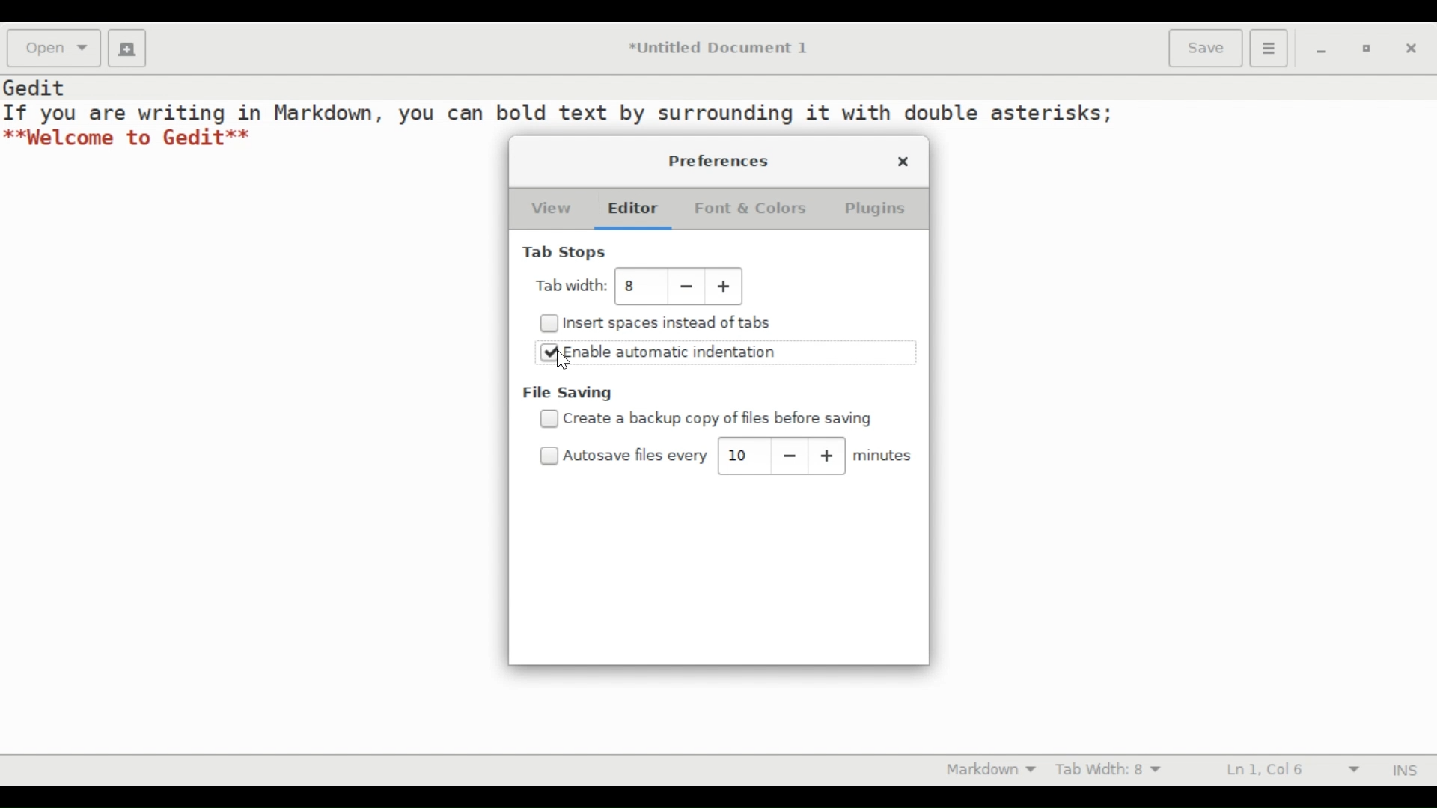 The height and width of the screenshot is (808, 1437). Describe the element at coordinates (550, 456) in the screenshot. I see `Checkbox` at that location.